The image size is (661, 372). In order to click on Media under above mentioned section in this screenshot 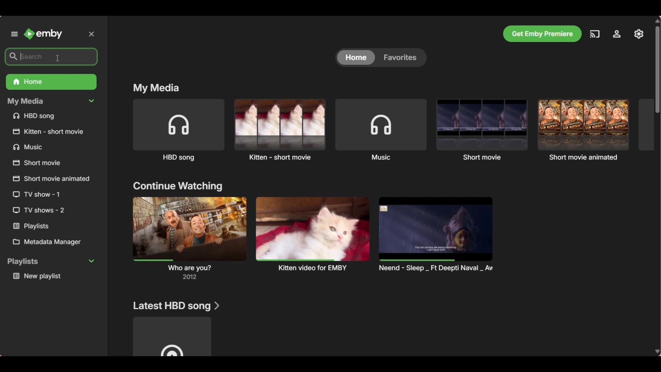, I will do `click(172, 337)`.